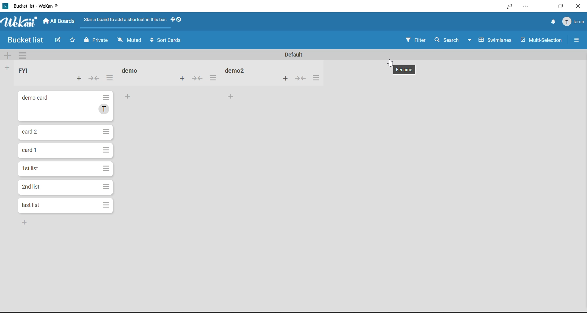 Image resolution: width=587 pixels, height=313 pixels. Describe the element at coordinates (415, 40) in the screenshot. I see `filter` at that location.